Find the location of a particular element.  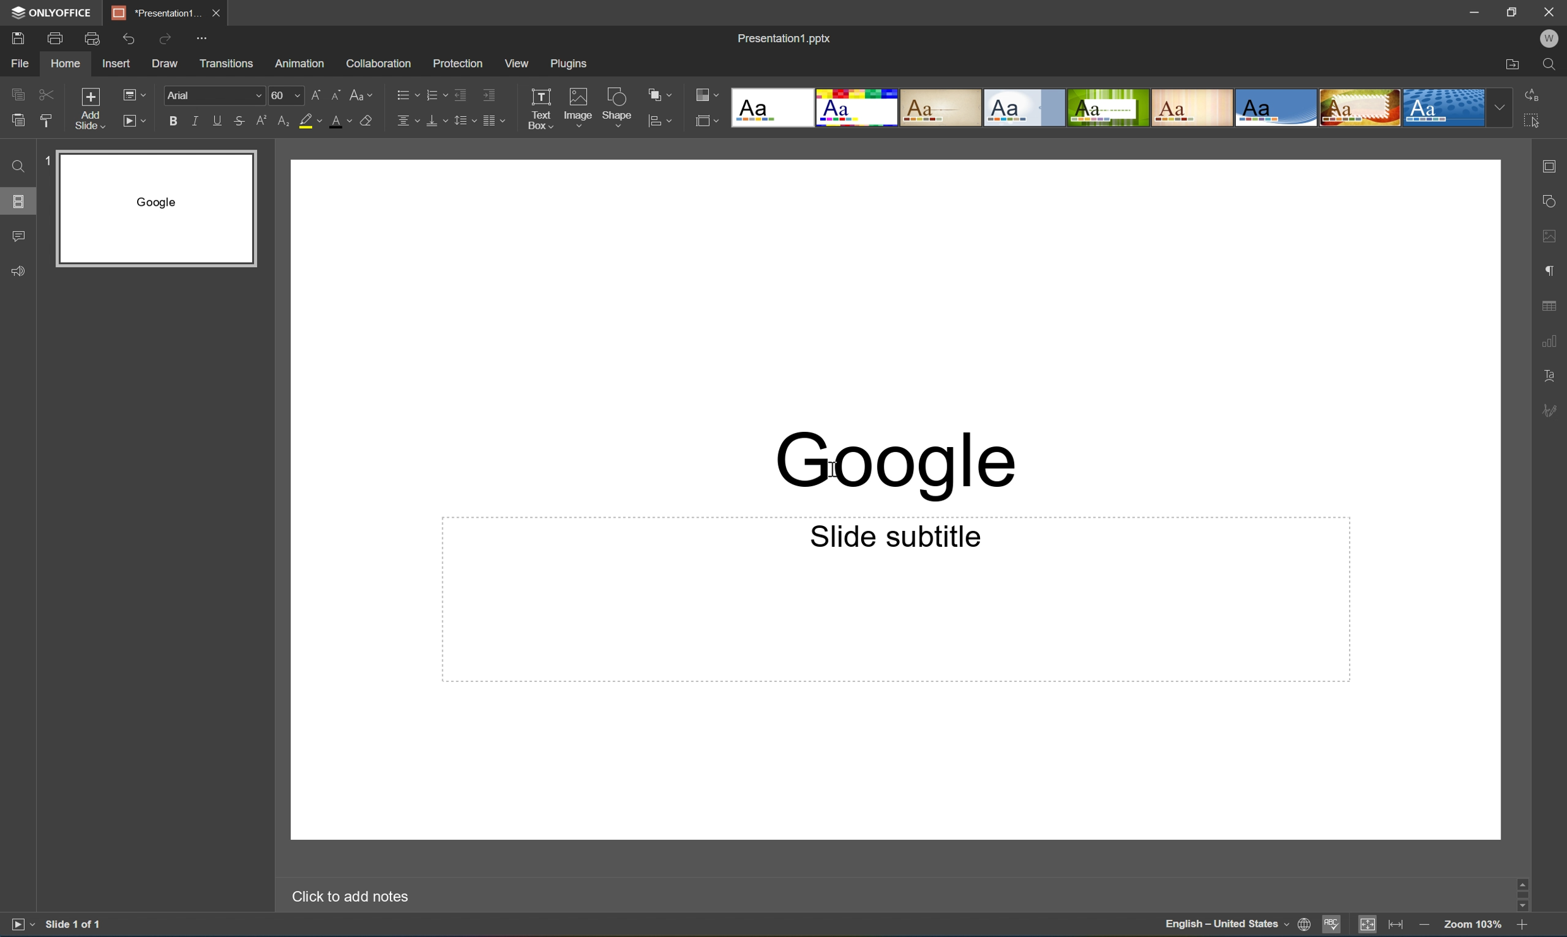

Paste is located at coordinates (18, 121).